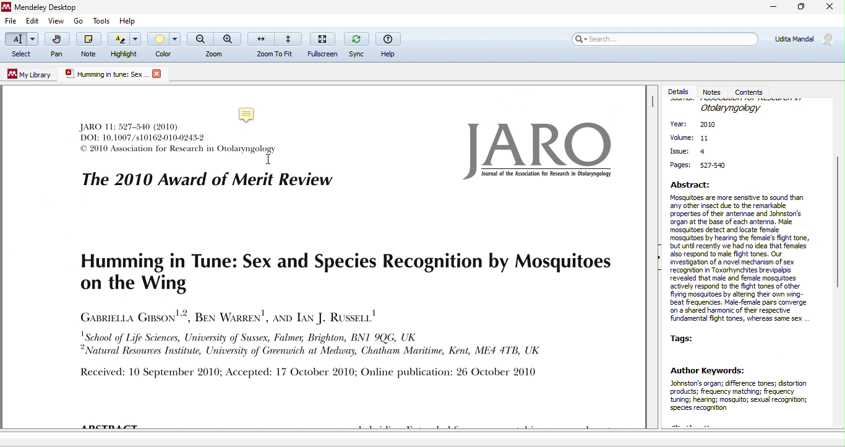  I want to click on year:2010, so click(701, 126).